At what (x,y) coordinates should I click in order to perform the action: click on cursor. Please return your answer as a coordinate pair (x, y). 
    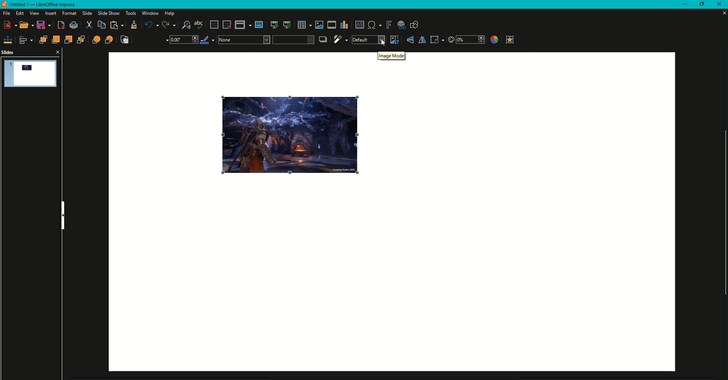
    Looking at the image, I should click on (384, 44).